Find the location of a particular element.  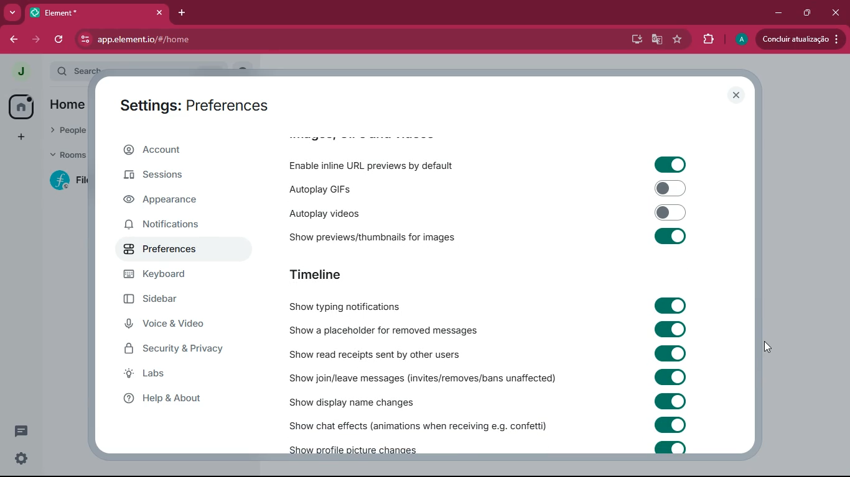

app.element.io/#/home is located at coordinates (243, 40).